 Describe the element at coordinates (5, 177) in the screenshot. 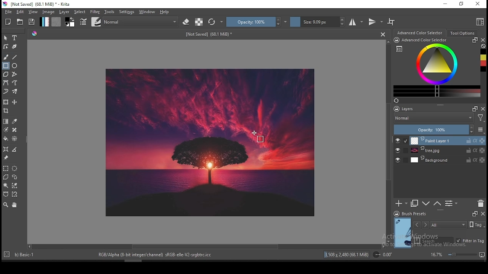

I see `polygon selection tool` at that location.